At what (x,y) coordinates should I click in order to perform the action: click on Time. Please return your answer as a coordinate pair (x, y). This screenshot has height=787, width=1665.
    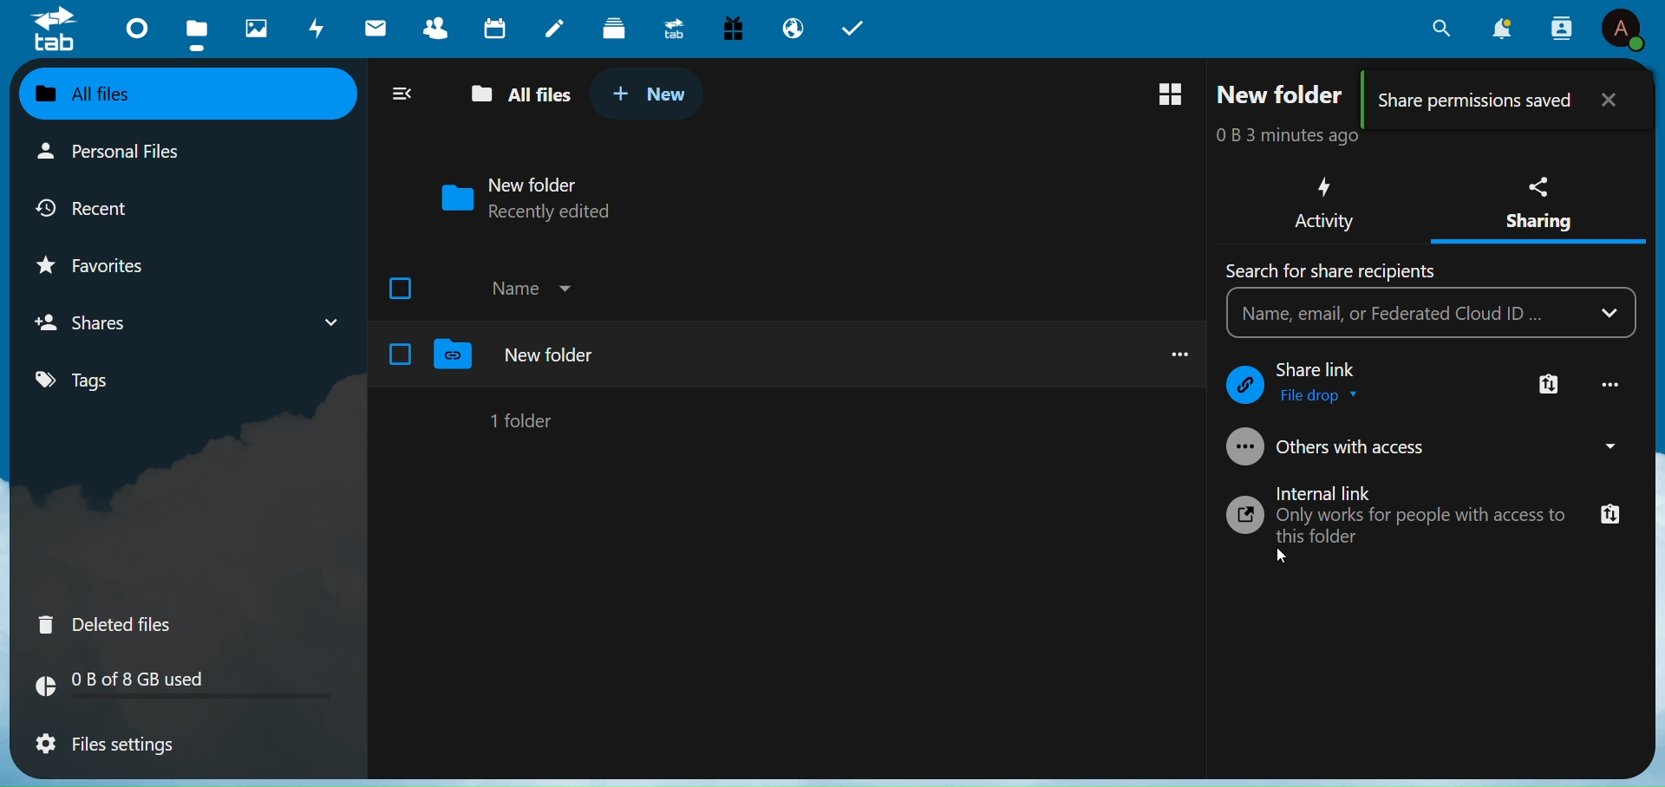
    Looking at the image, I should click on (1295, 137).